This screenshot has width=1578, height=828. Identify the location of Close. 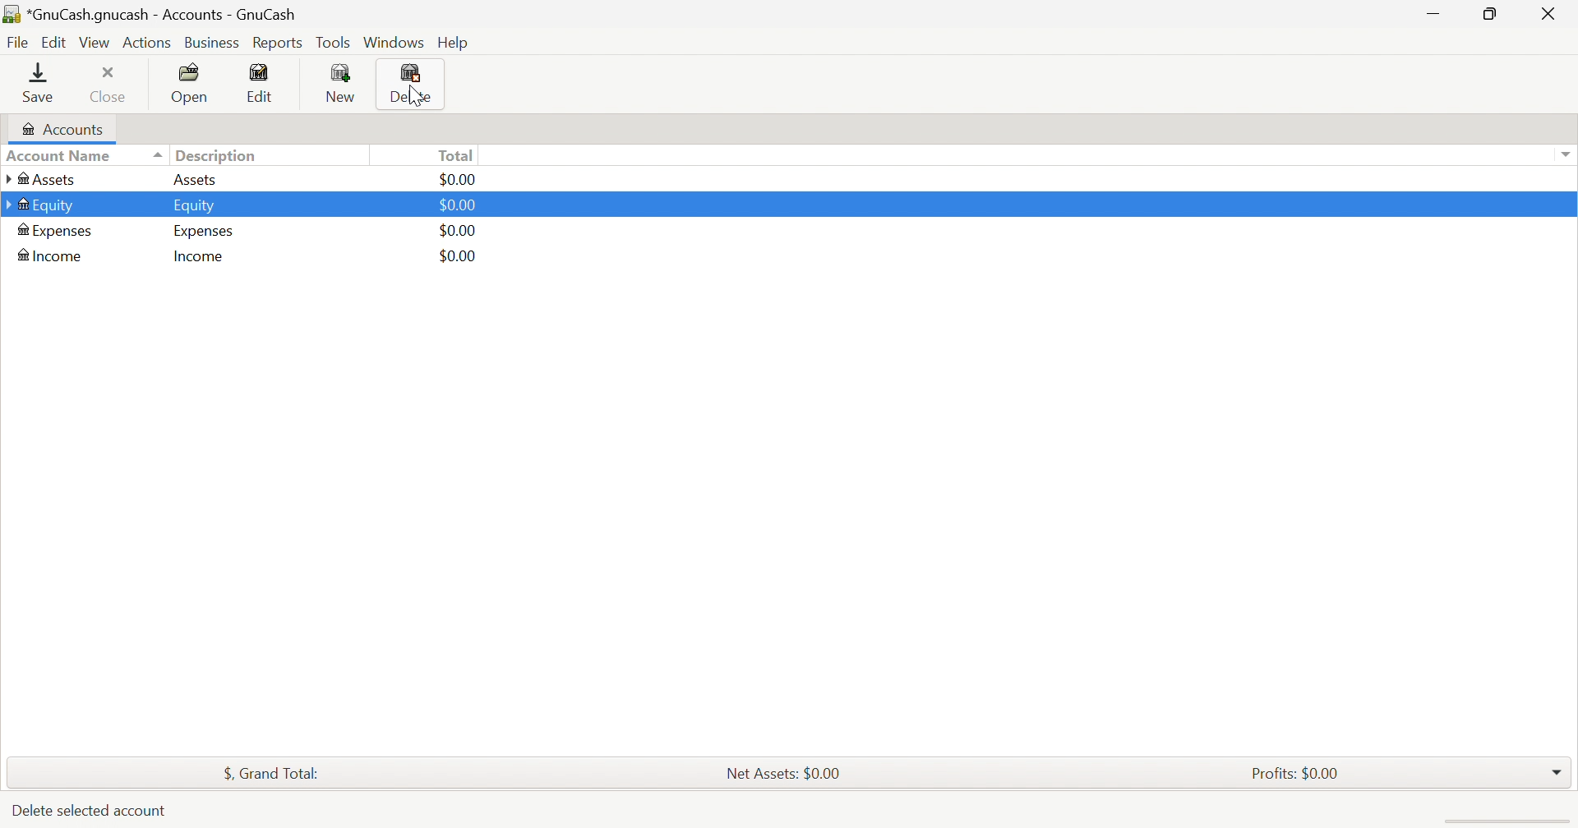
(1553, 15).